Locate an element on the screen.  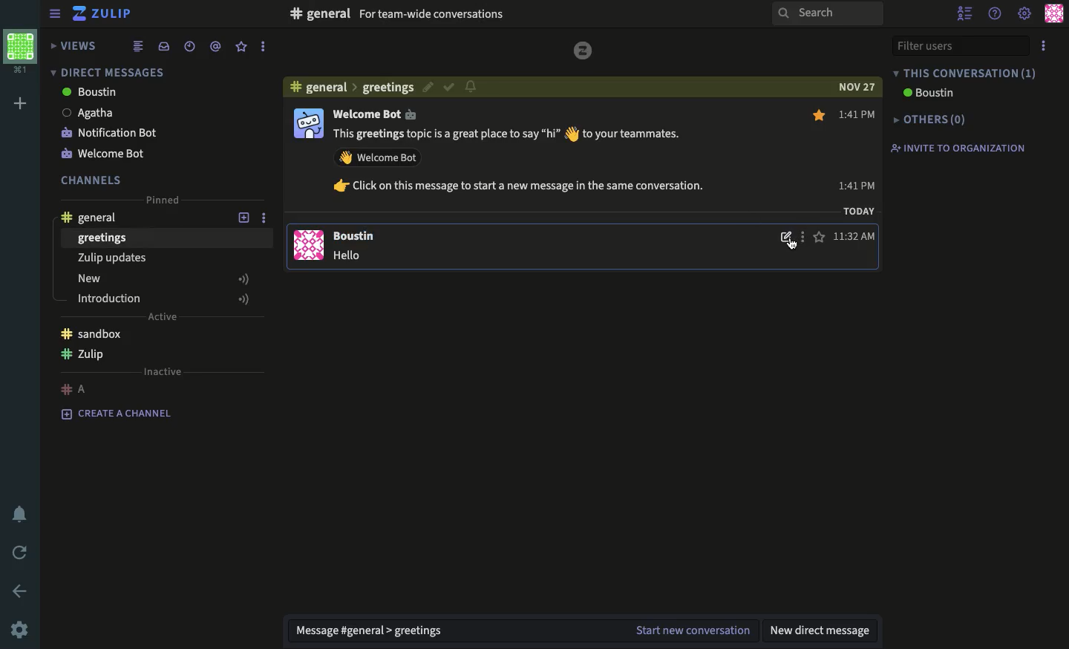
sidebar is located at coordinates (52, 14).